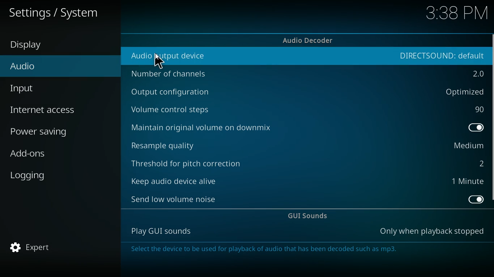 The image size is (494, 277). Describe the element at coordinates (480, 163) in the screenshot. I see `option` at that location.